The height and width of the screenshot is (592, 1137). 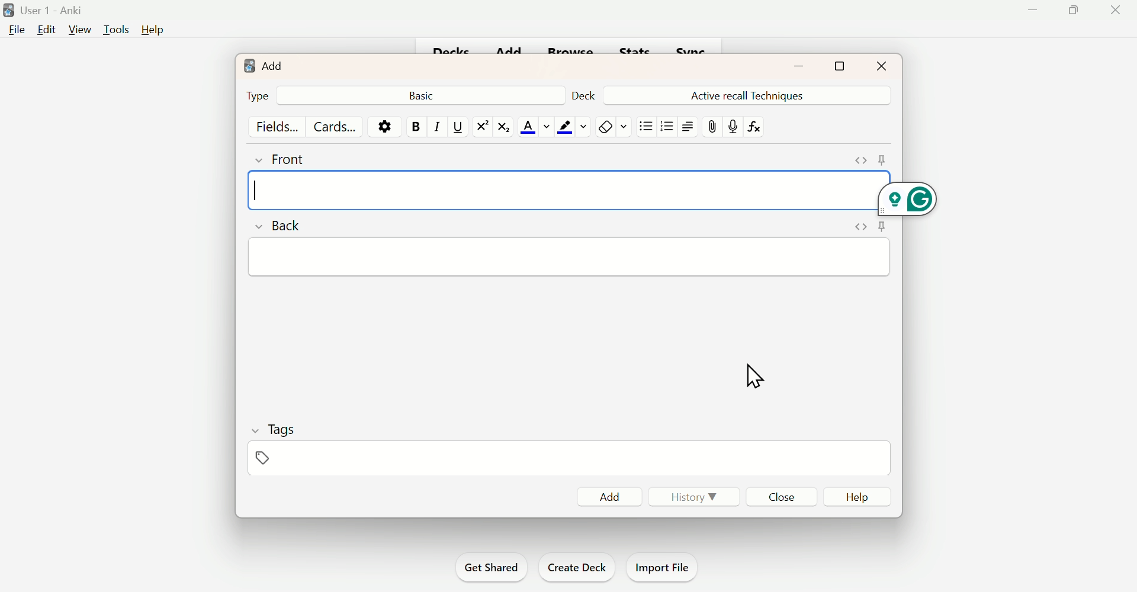 What do you see at coordinates (611, 126) in the screenshot?
I see `Remove Formatting` at bounding box center [611, 126].